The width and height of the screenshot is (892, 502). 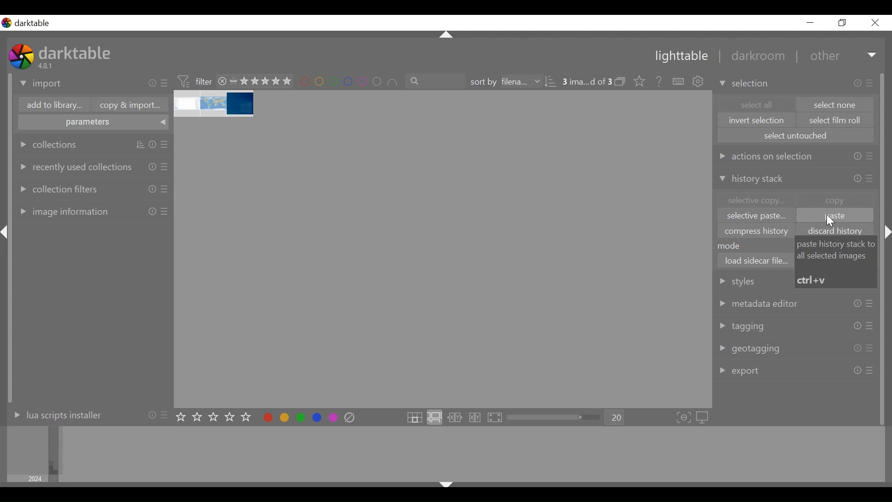 I want to click on darktable, so click(x=77, y=52).